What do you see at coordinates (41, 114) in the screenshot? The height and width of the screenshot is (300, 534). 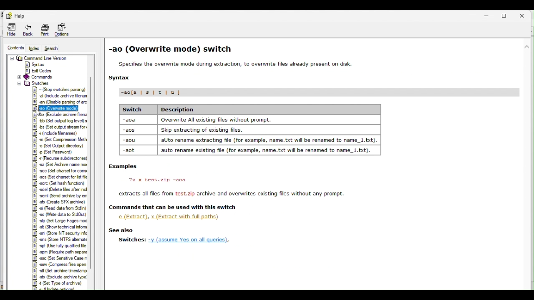 I see `Cursor` at bounding box center [41, 114].